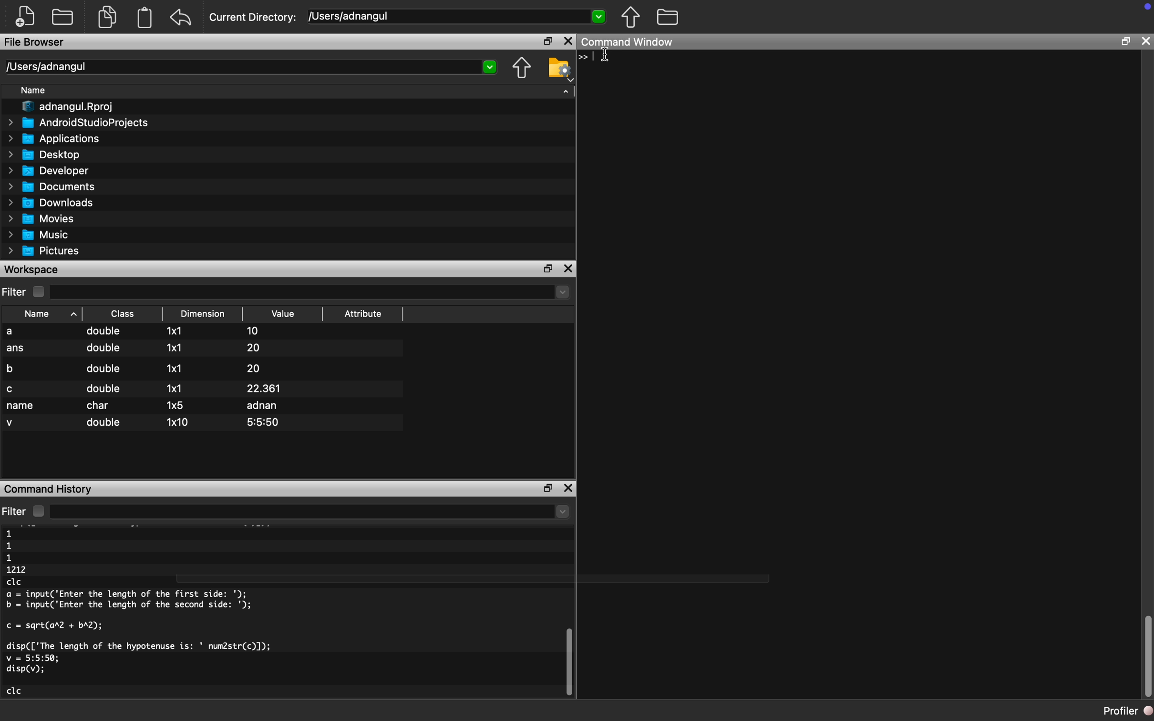 The width and height of the screenshot is (1154, 721). Describe the element at coordinates (36, 42) in the screenshot. I see `File Browser` at that location.